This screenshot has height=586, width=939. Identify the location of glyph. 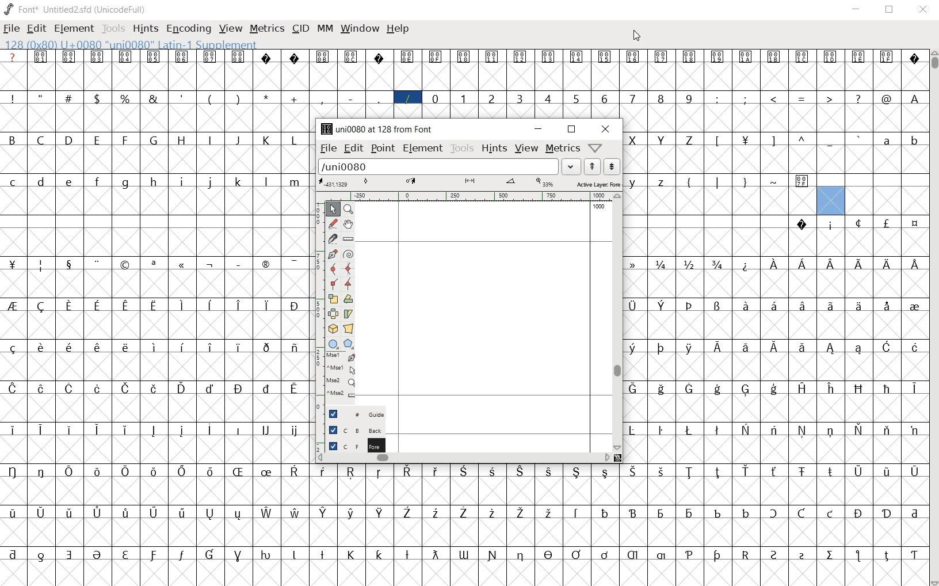
(915, 142).